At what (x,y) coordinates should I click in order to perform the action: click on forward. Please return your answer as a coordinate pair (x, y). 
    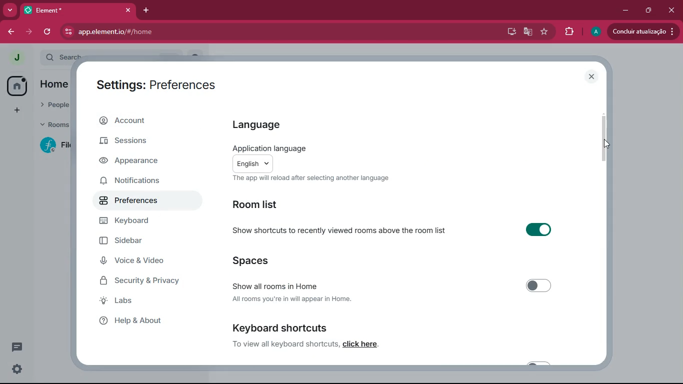
    Looking at the image, I should click on (28, 32).